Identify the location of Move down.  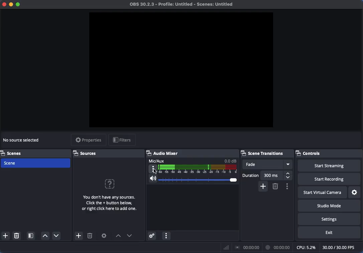
(56, 235).